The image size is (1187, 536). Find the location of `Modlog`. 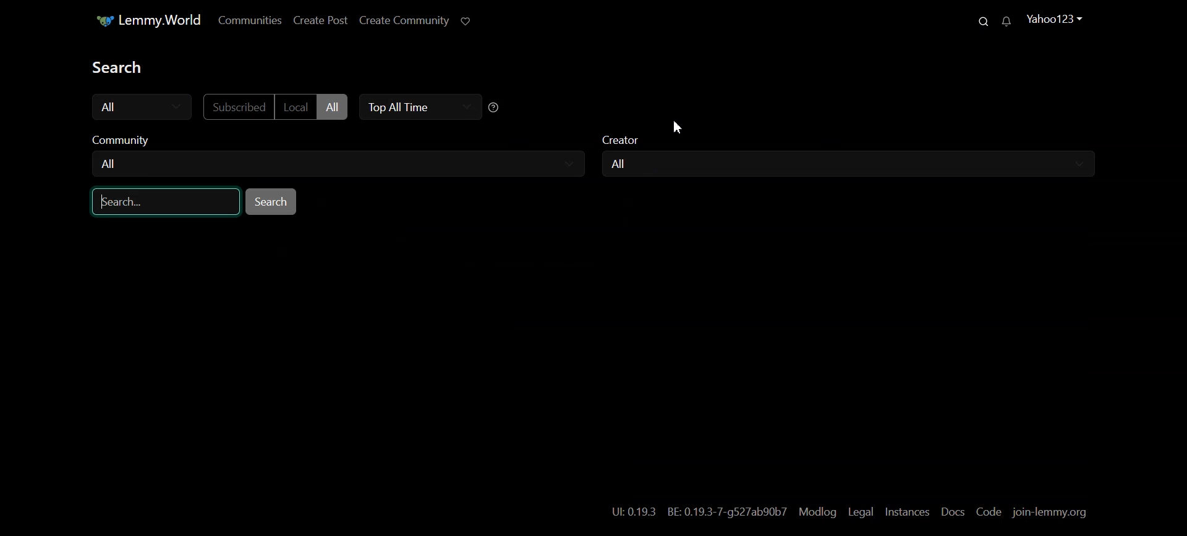

Modlog is located at coordinates (817, 513).